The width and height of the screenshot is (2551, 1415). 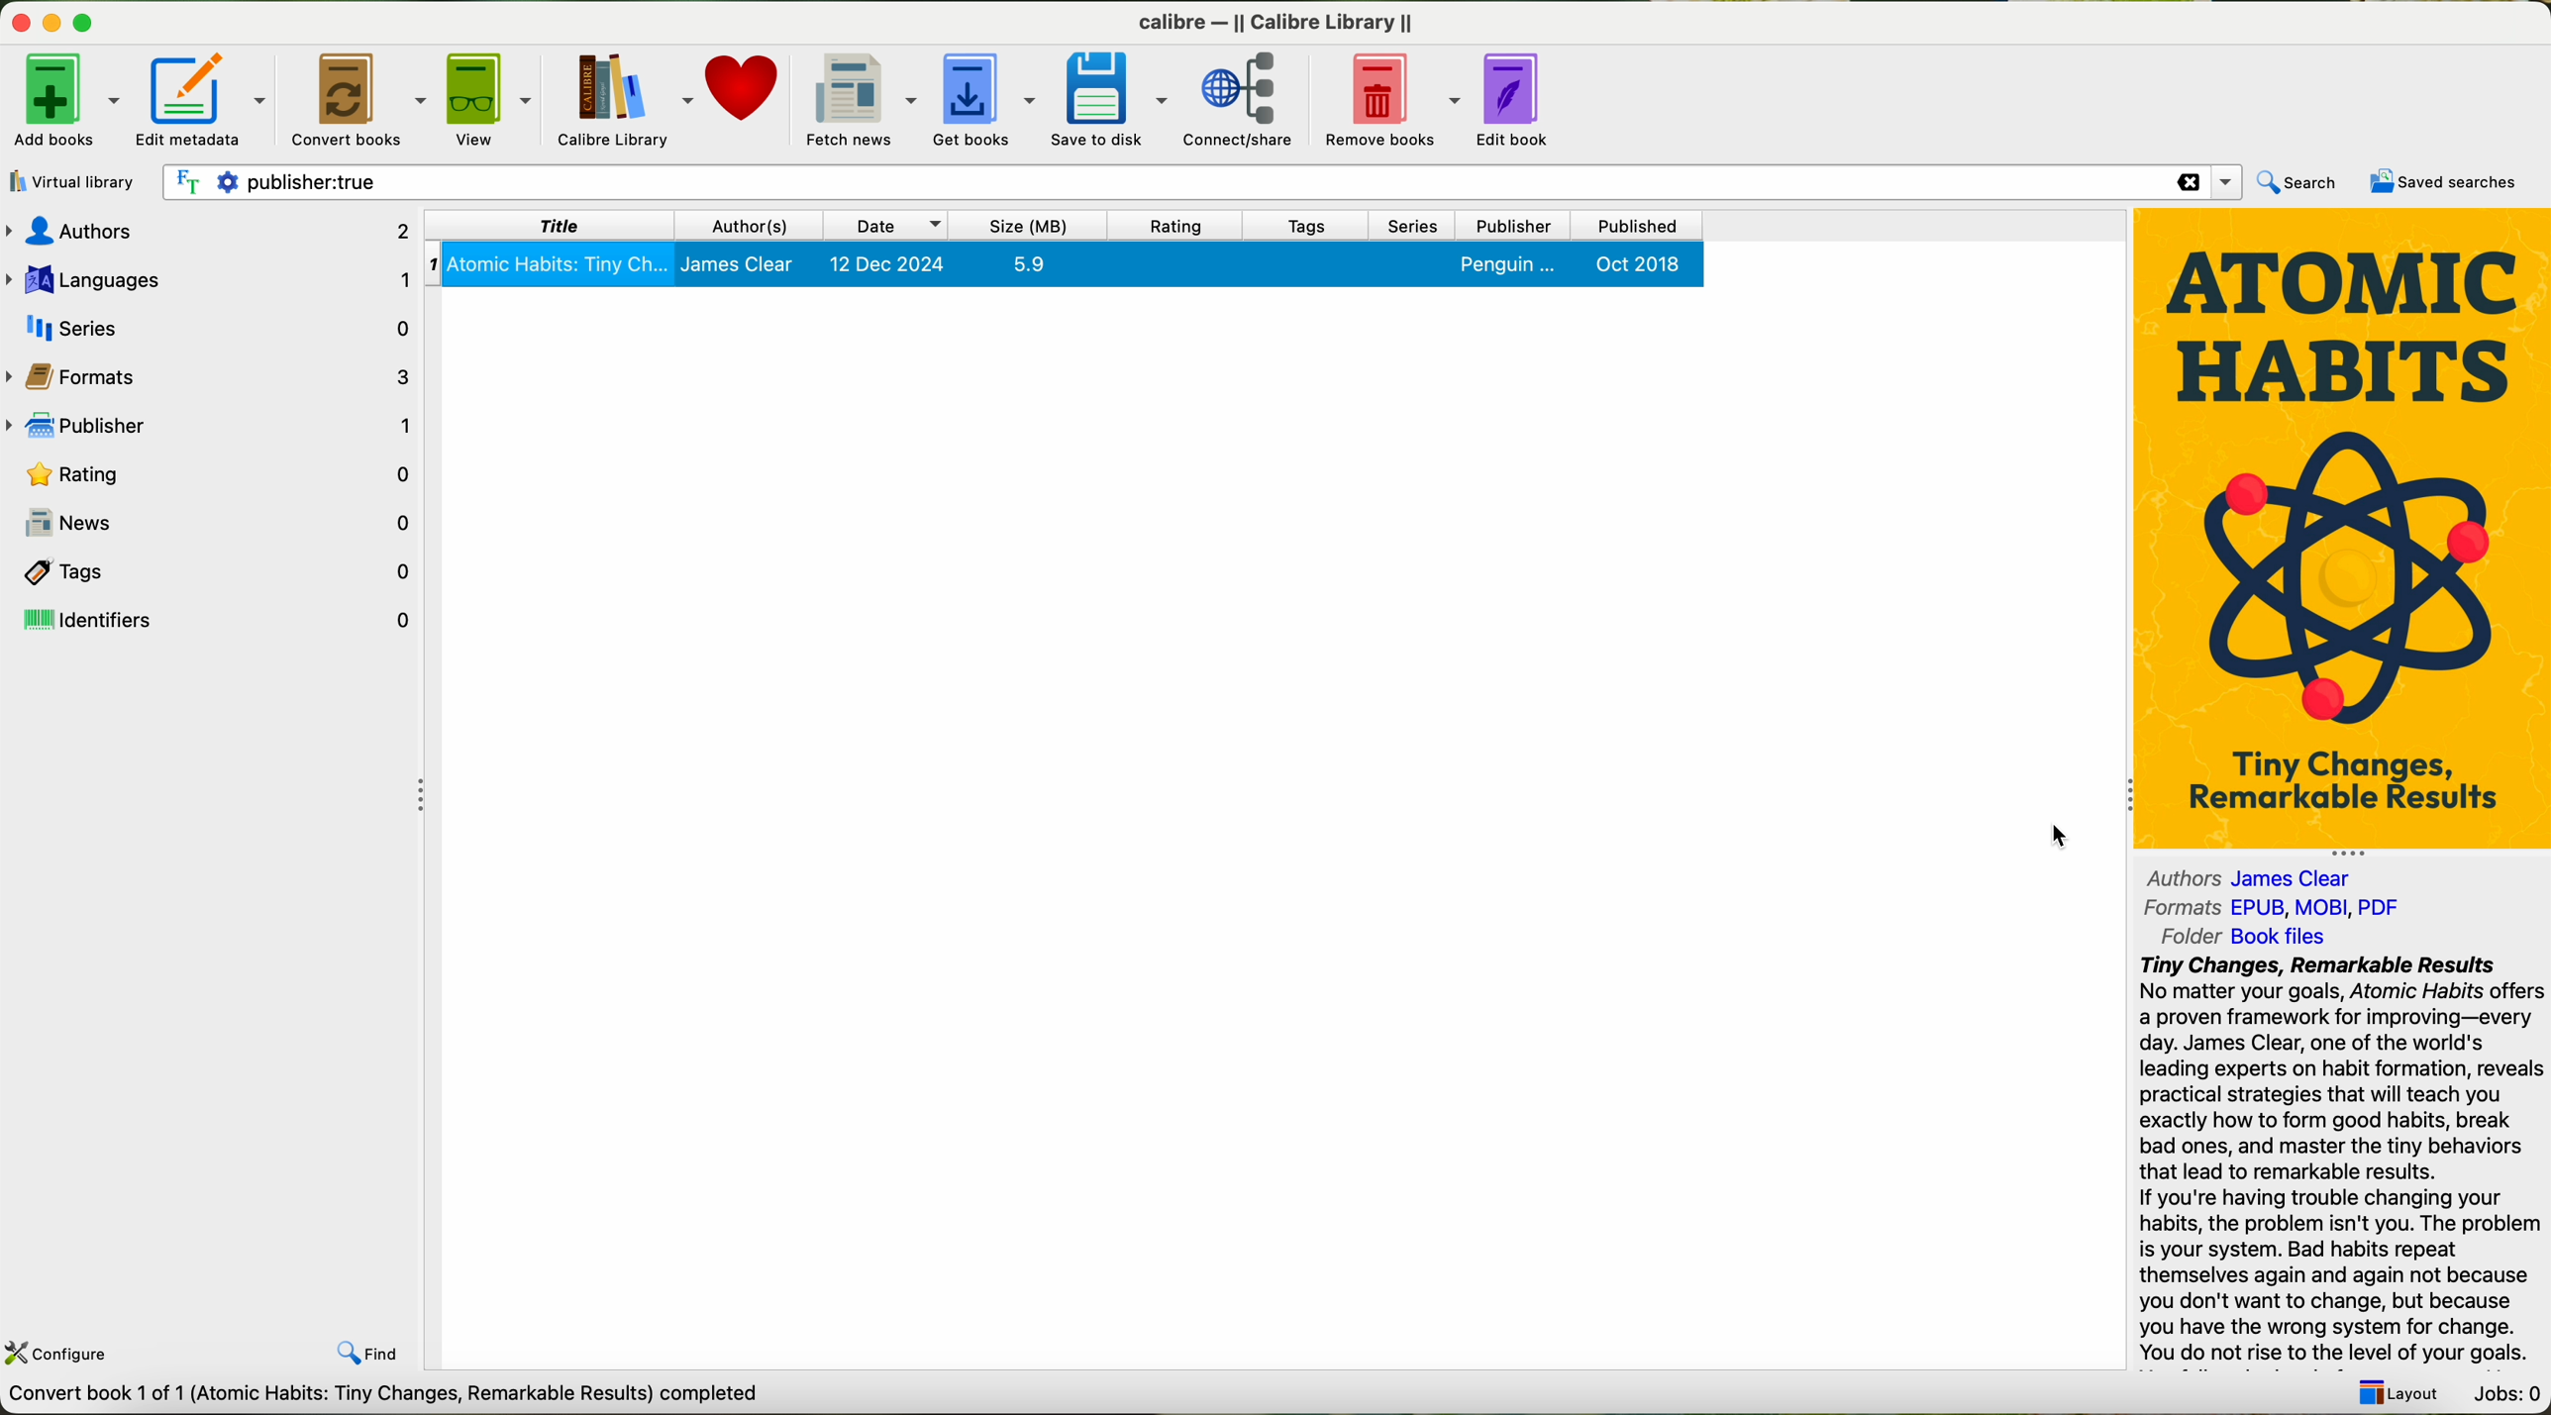 I want to click on series, so click(x=1411, y=227).